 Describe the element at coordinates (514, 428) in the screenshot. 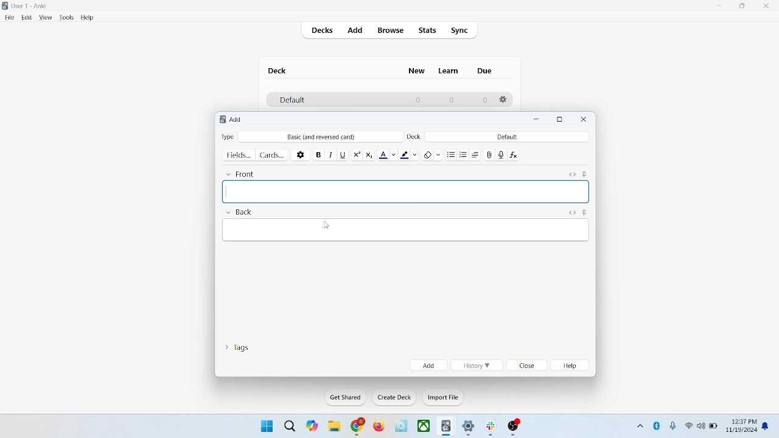

I see `icon` at that location.